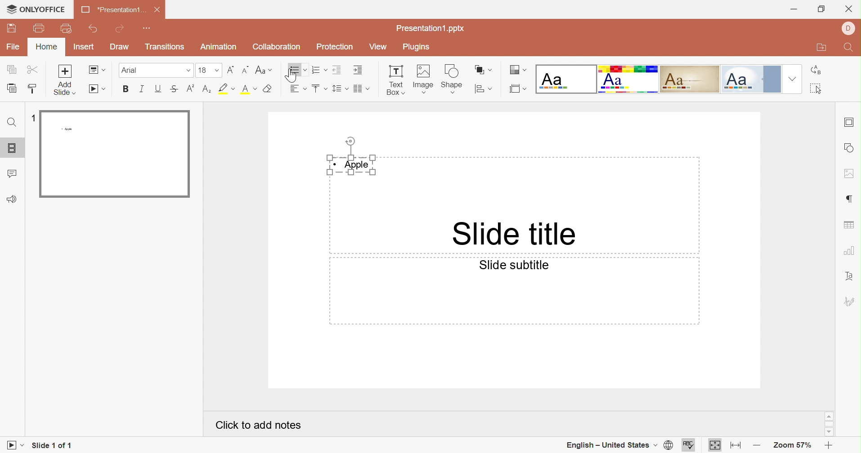  Describe the element at coordinates (10, 124) in the screenshot. I see `Find` at that location.